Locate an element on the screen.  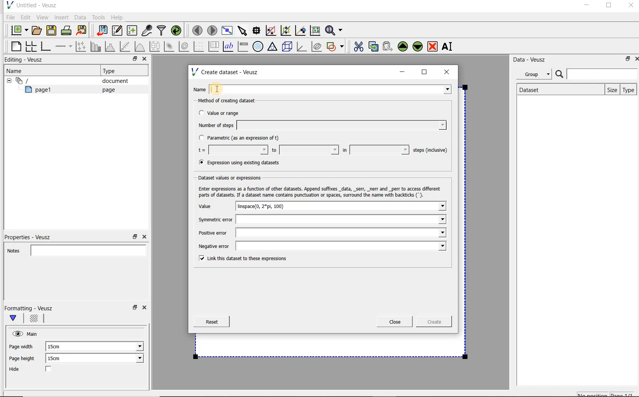
plot covariance ellipses is located at coordinates (317, 46).